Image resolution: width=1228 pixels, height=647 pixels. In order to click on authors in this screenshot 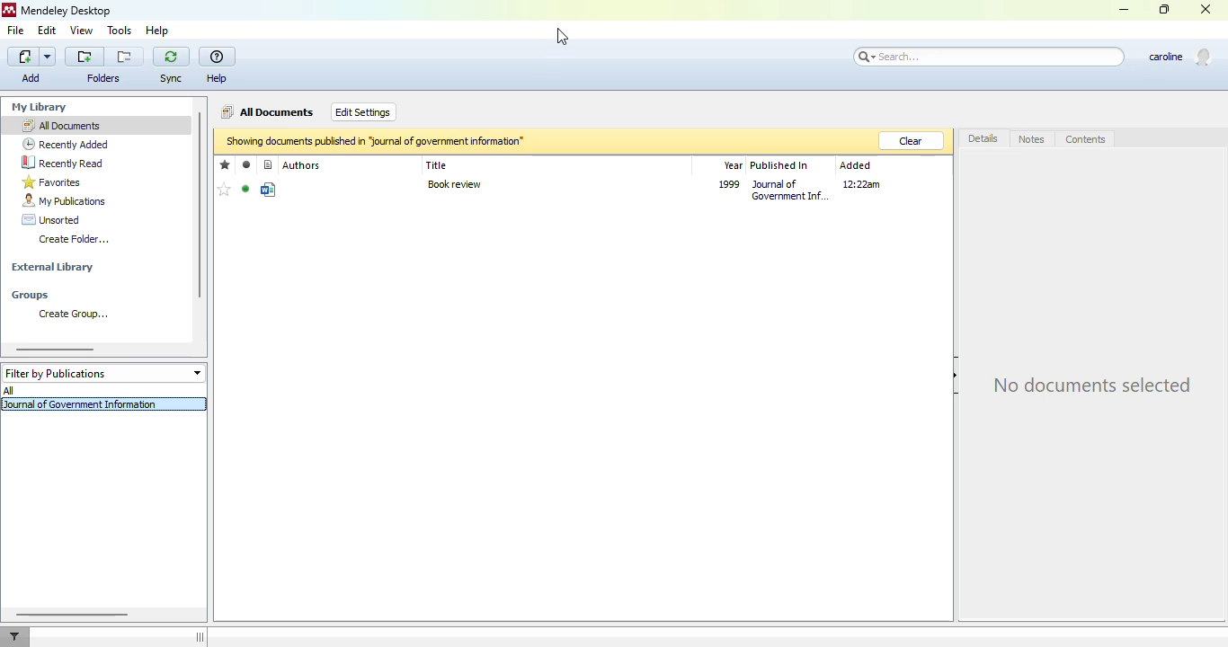, I will do `click(303, 164)`.